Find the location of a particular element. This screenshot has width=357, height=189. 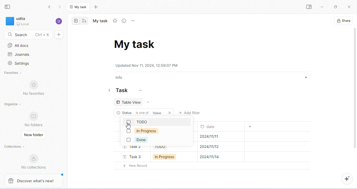

add column is located at coordinates (251, 127).